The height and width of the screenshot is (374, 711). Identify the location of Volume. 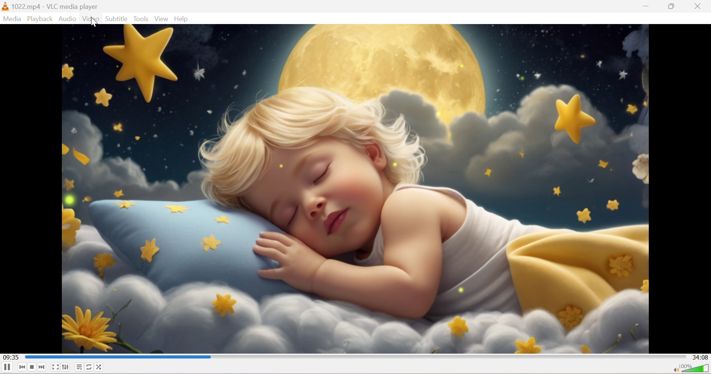
(695, 369).